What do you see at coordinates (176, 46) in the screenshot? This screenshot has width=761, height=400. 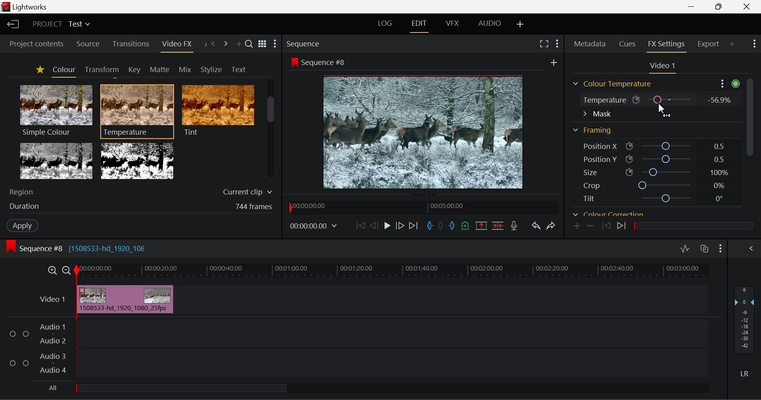 I see `Video FX` at bounding box center [176, 46].